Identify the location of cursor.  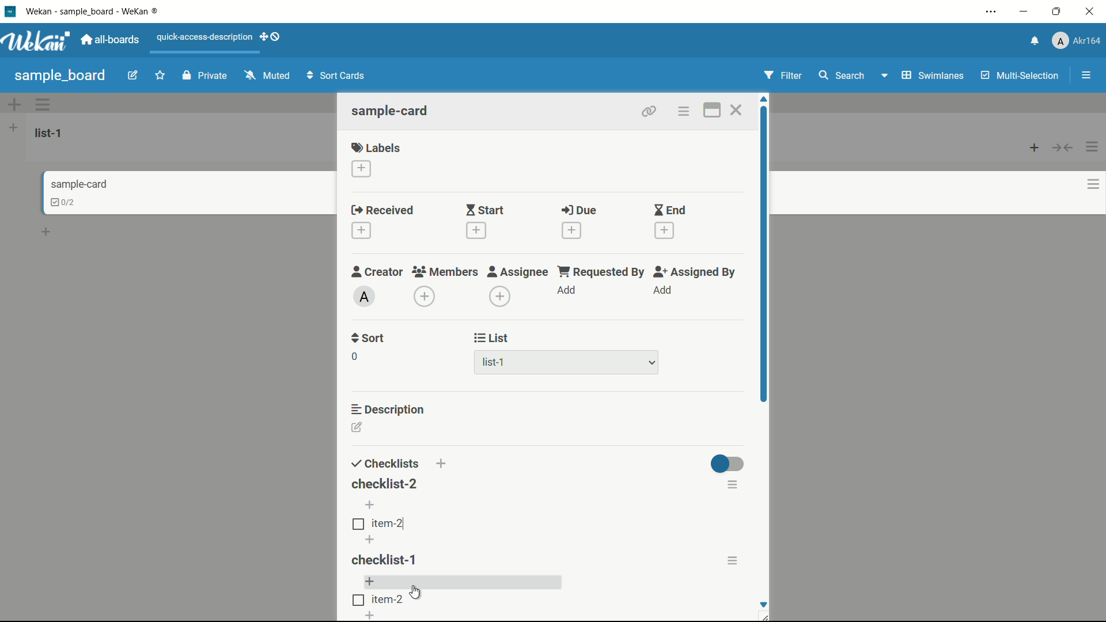
(415, 593).